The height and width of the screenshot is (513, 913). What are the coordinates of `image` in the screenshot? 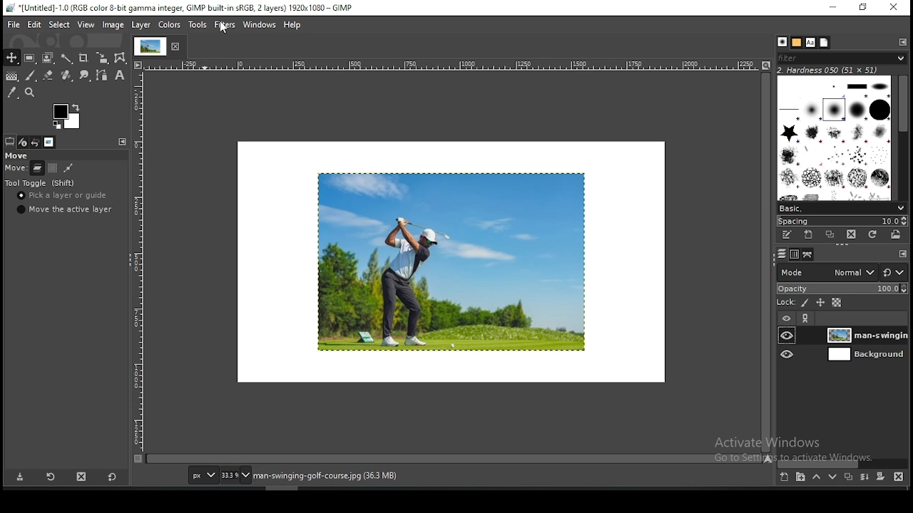 It's located at (454, 261).